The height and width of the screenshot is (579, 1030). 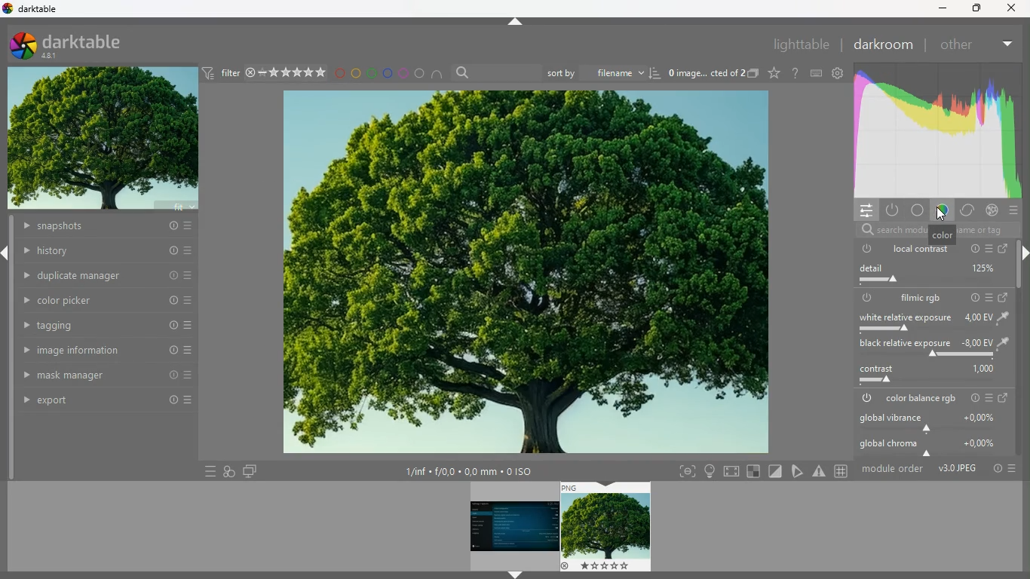 I want to click on frame, so click(x=684, y=472).